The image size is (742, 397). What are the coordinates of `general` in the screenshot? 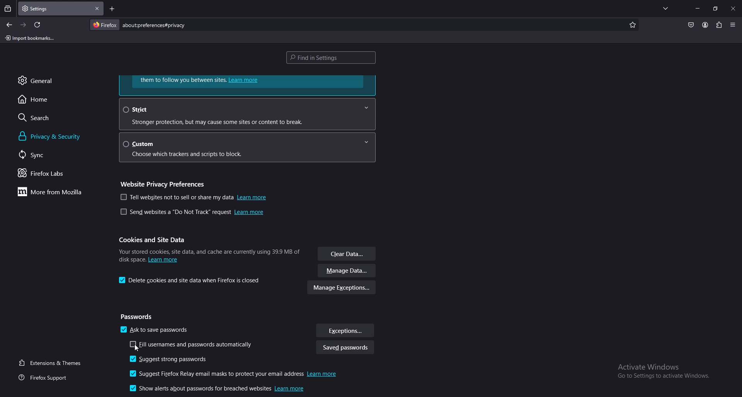 It's located at (44, 80).